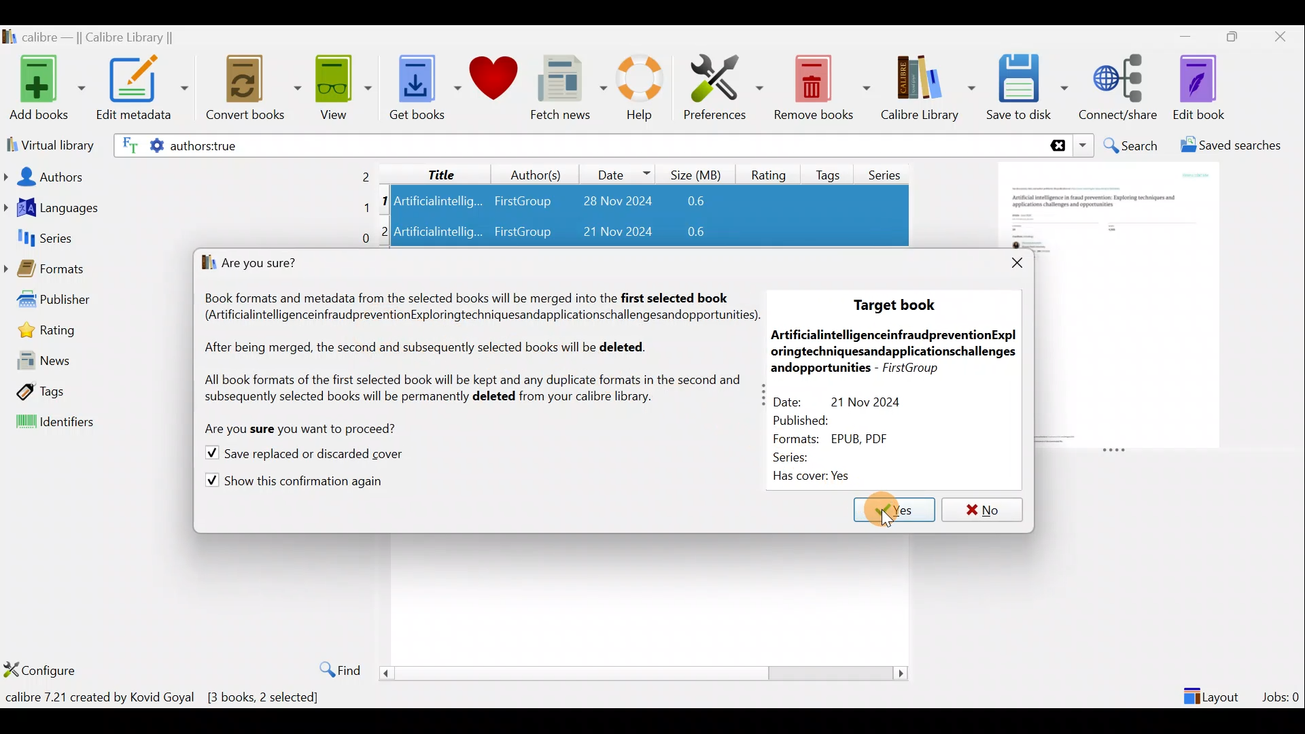  What do you see at coordinates (472, 391) in the screenshot?
I see `All book formats of the first selected book will be kept and any duplicate formats in the second and
subsequently selected books will be permanently deleted from your calibre library.` at bounding box center [472, 391].